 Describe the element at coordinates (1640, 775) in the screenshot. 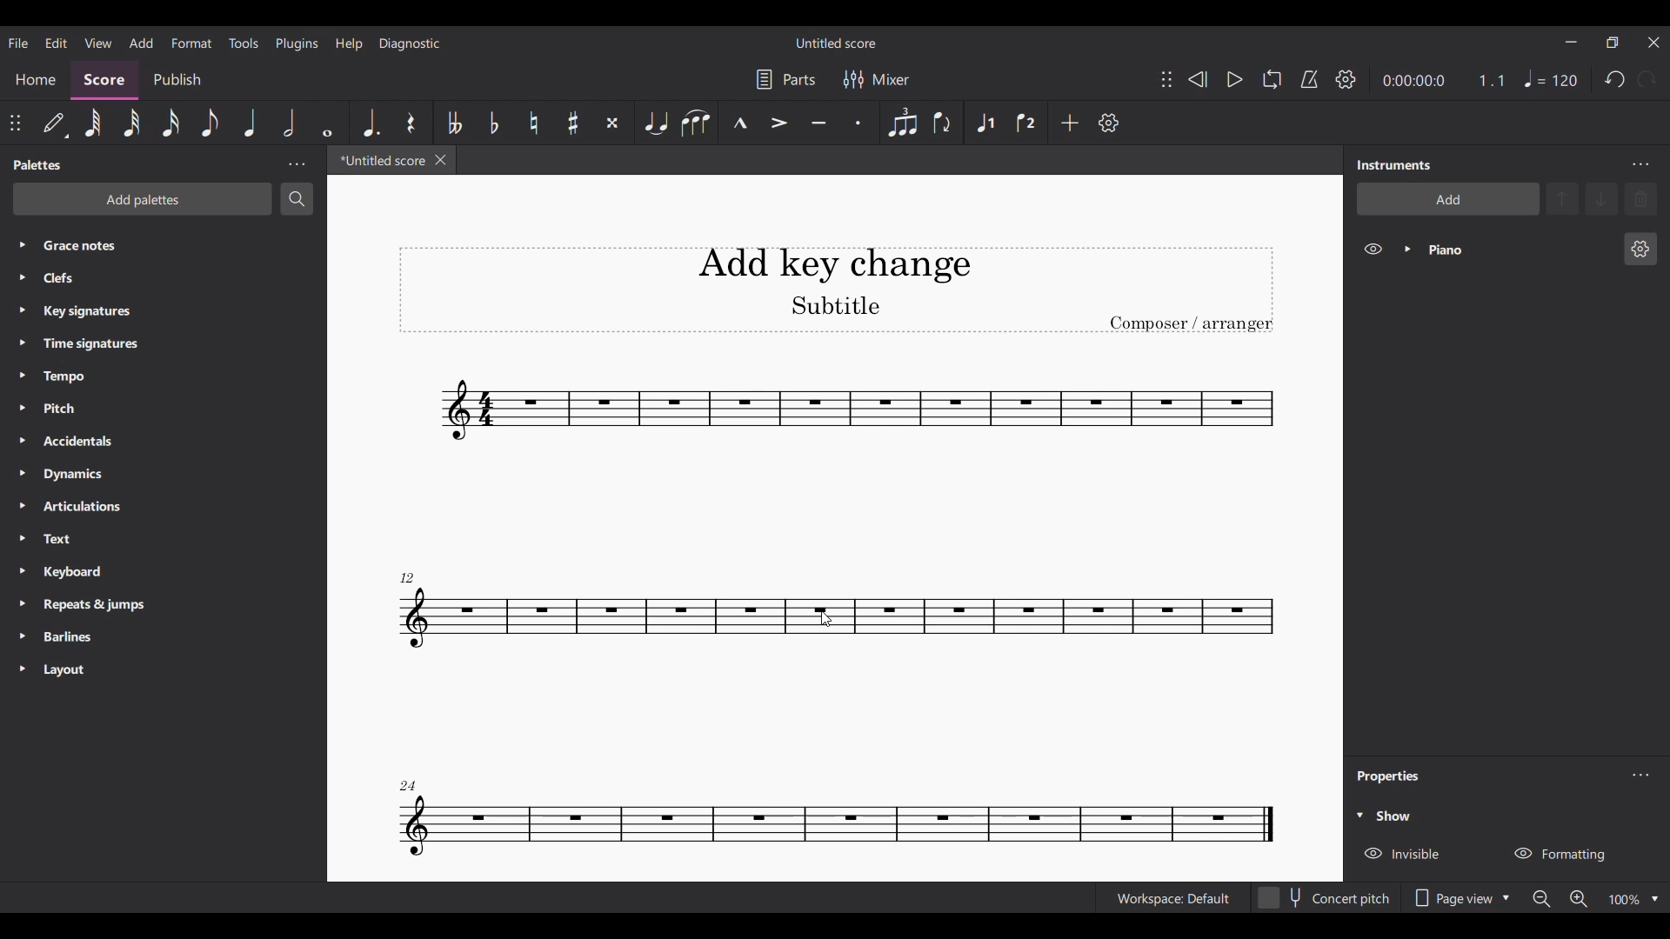

I see `Properties settings` at that location.